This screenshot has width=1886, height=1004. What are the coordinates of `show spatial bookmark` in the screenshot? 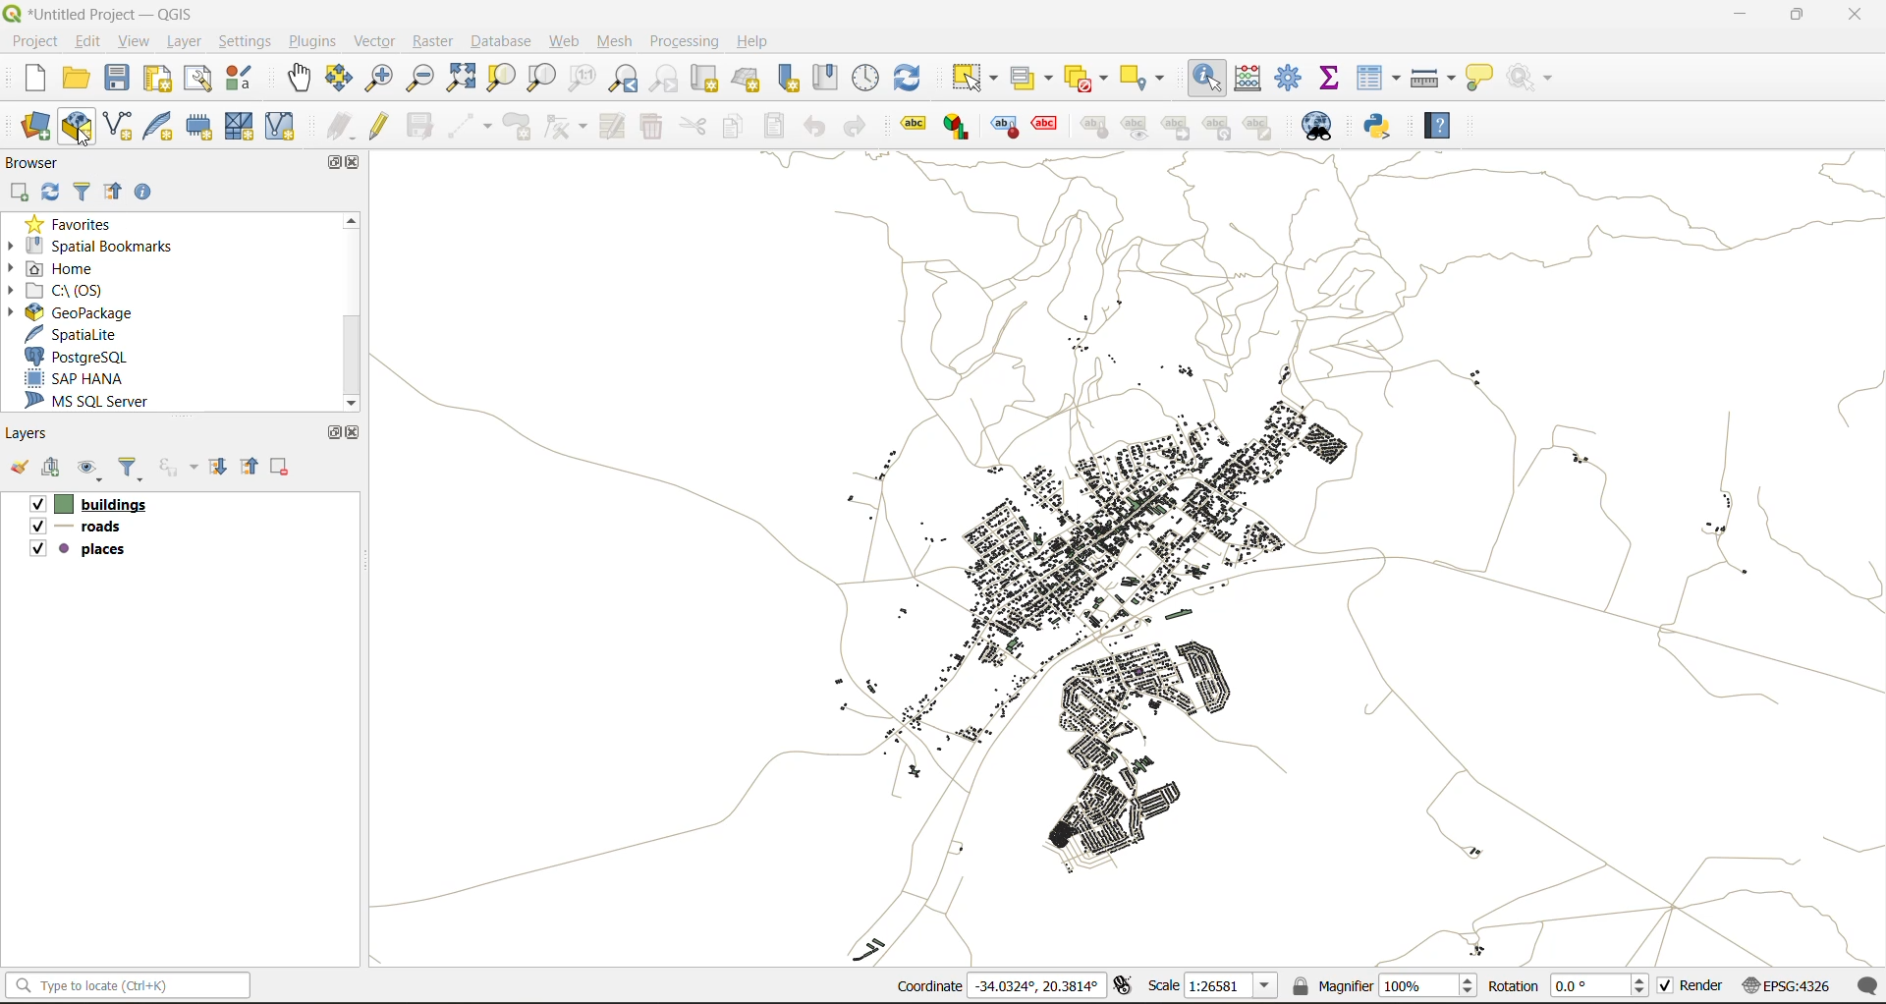 It's located at (828, 80).